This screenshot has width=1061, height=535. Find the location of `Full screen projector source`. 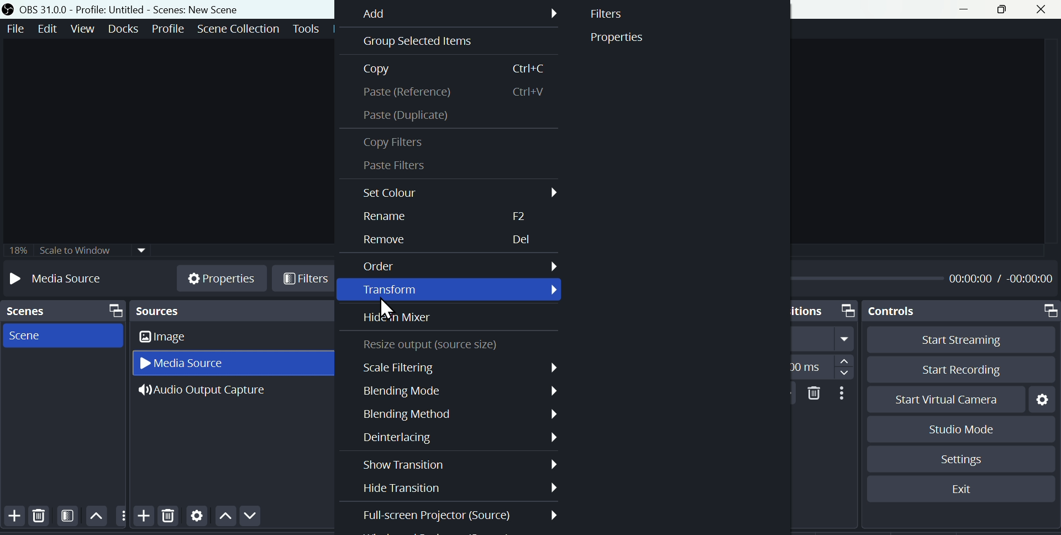

Full screen projector source is located at coordinates (460, 515).